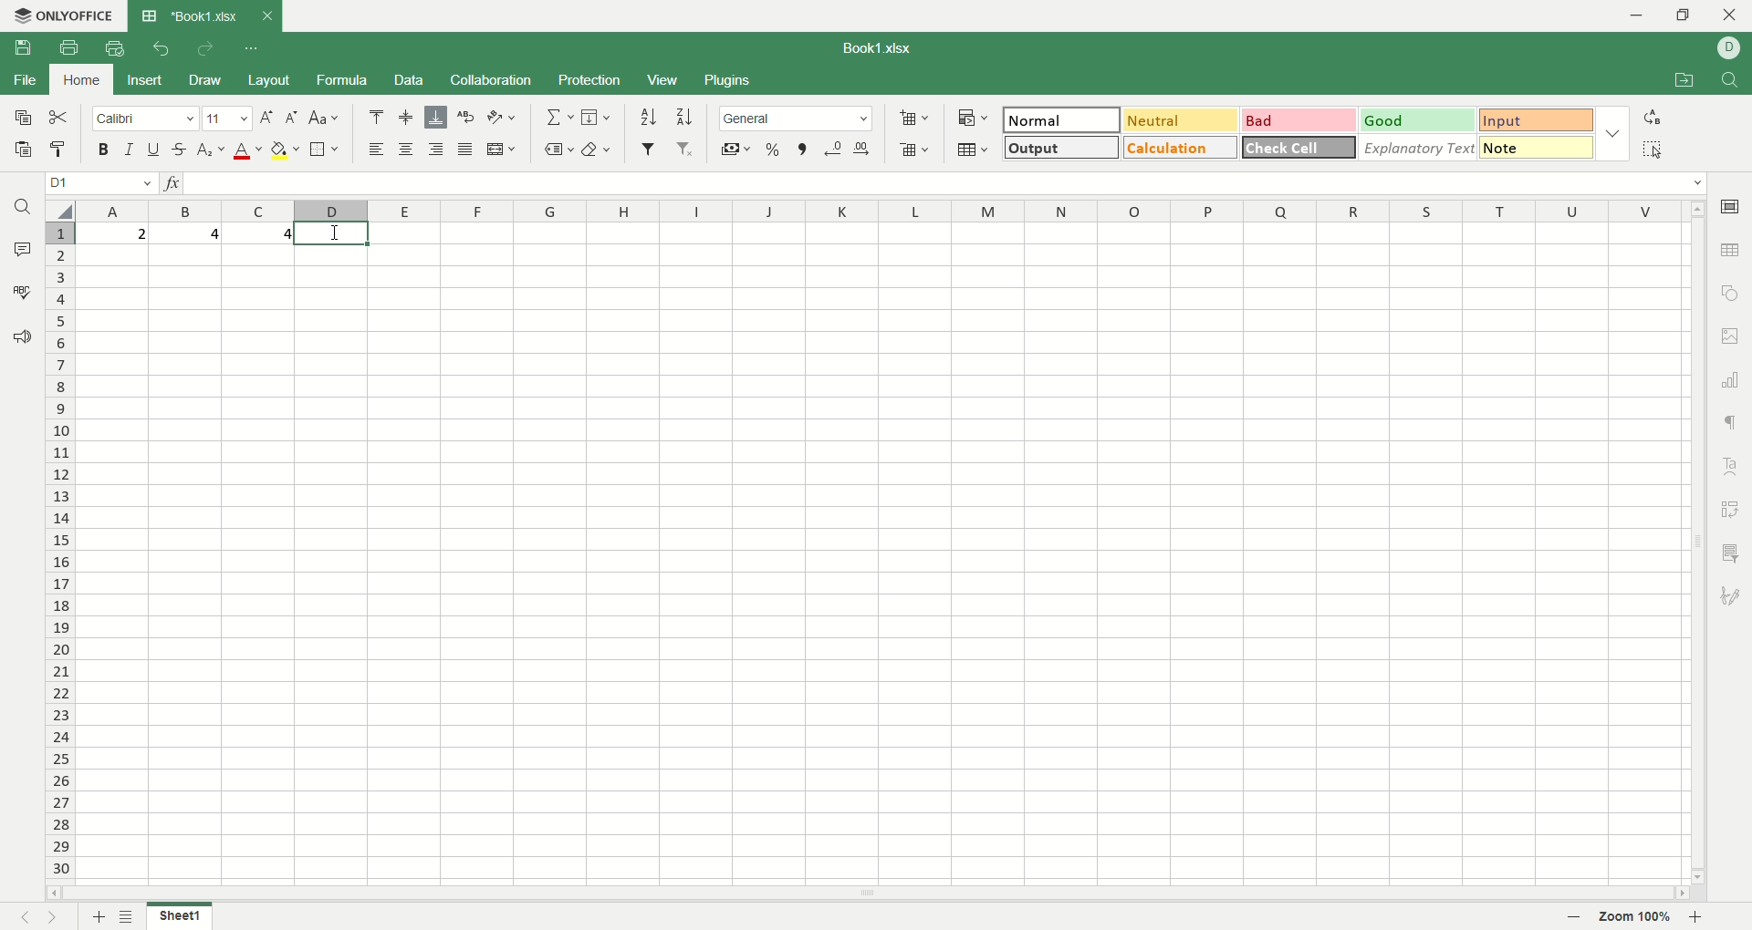  I want to click on save, so click(25, 48).